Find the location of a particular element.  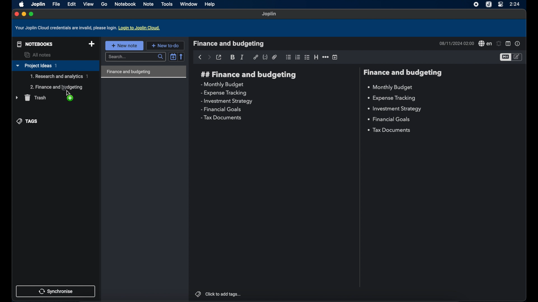

tax documents is located at coordinates (390, 131).